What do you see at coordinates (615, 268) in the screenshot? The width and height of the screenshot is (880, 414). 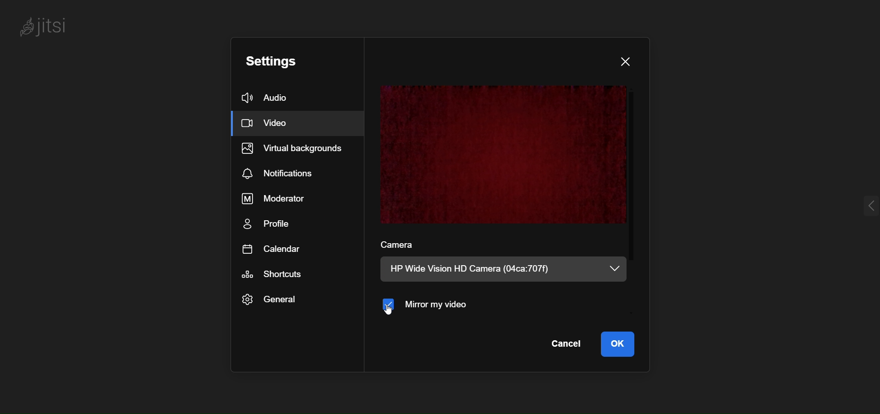 I see `dropdown` at bounding box center [615, 268].